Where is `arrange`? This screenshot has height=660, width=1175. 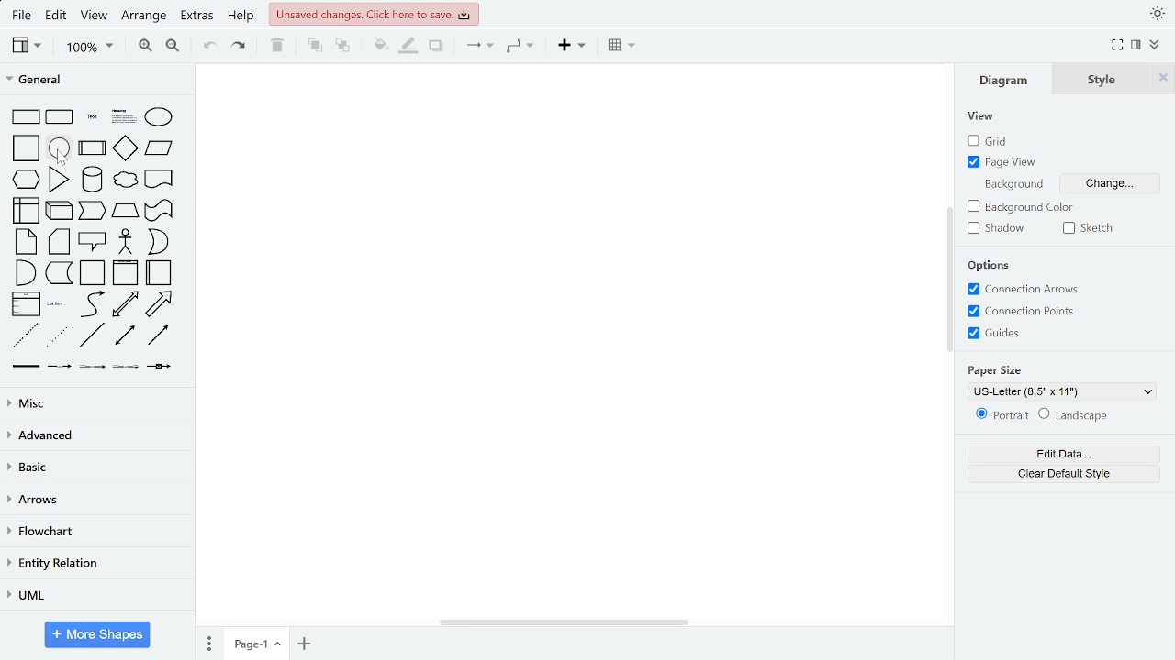
arrange is located at coordinates (143, 18).